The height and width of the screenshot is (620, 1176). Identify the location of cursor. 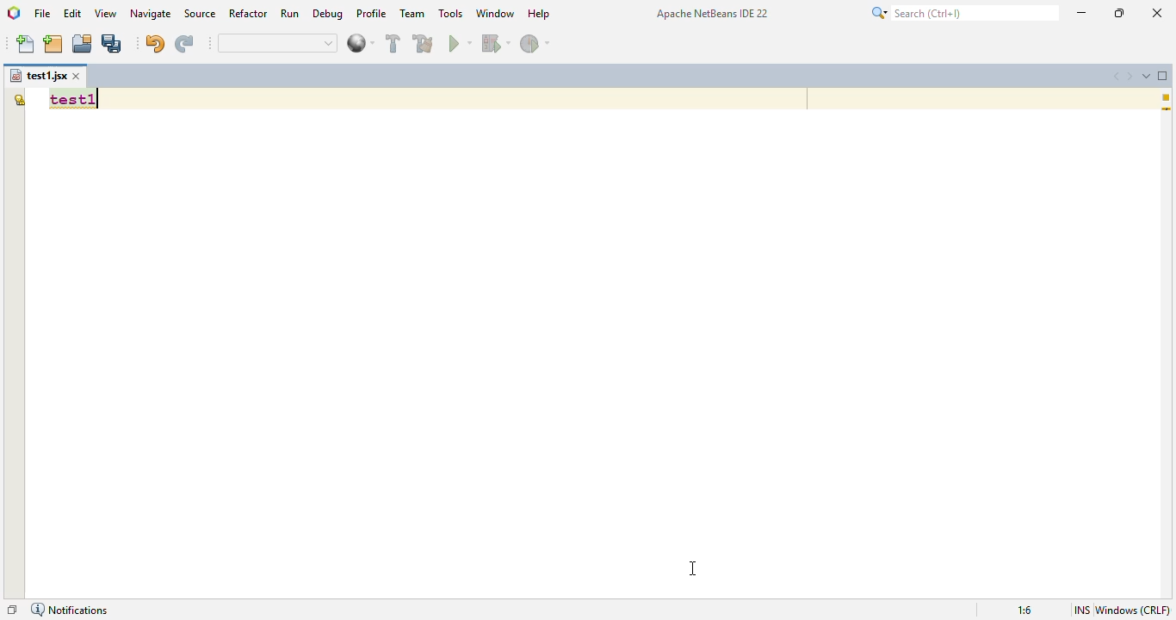
(693, 568).